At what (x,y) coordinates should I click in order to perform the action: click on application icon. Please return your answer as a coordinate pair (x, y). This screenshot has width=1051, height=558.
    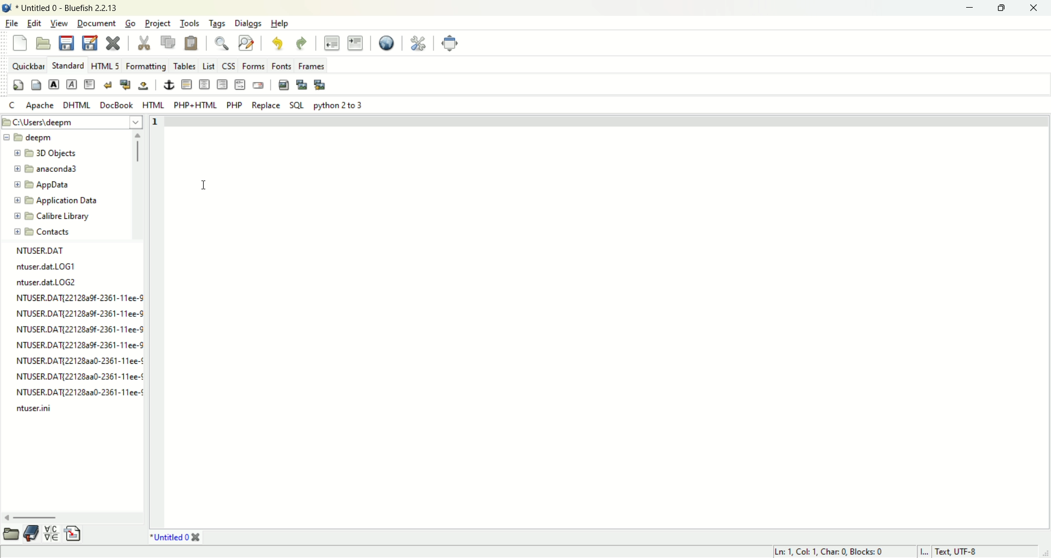
    Looking at the image, I should click on (9, 8).